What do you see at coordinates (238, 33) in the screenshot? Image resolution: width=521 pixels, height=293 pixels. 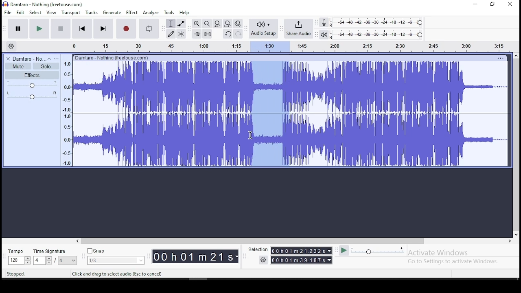 I see `redo` at bounding box center [238, 33].